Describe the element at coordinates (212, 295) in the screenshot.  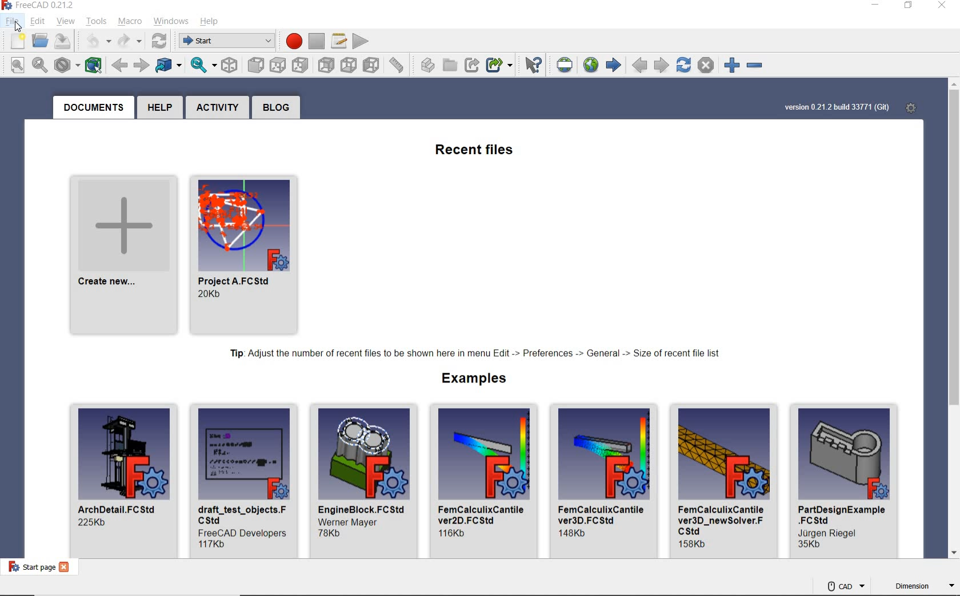
I see `size` at that location.